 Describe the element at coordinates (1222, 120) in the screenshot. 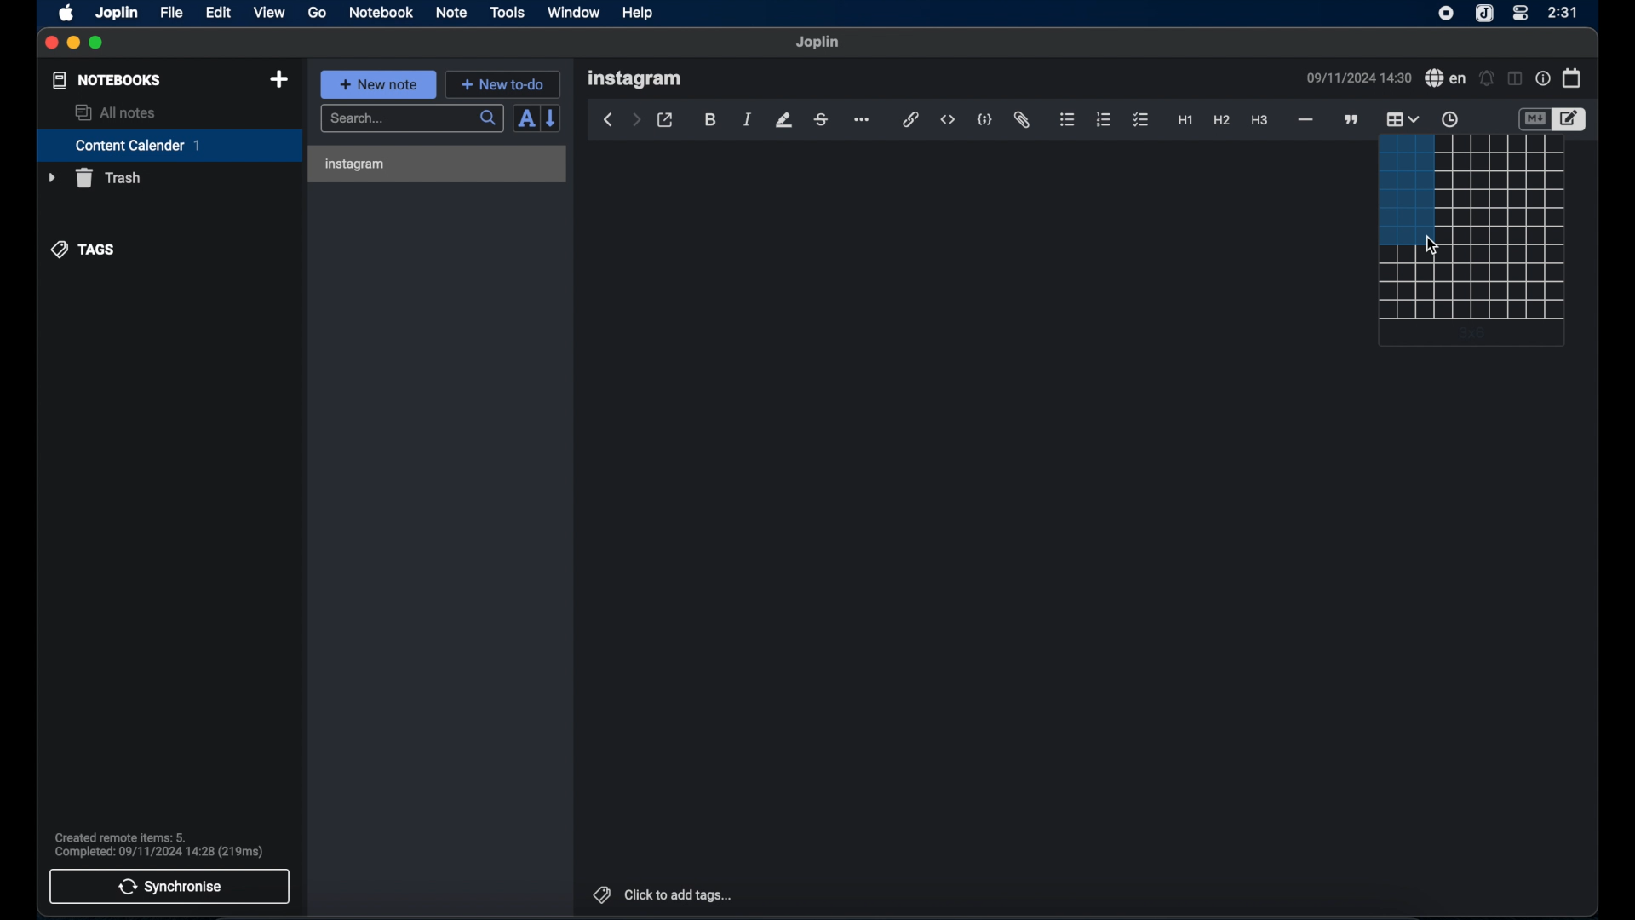

I see `heading 2` at that location.